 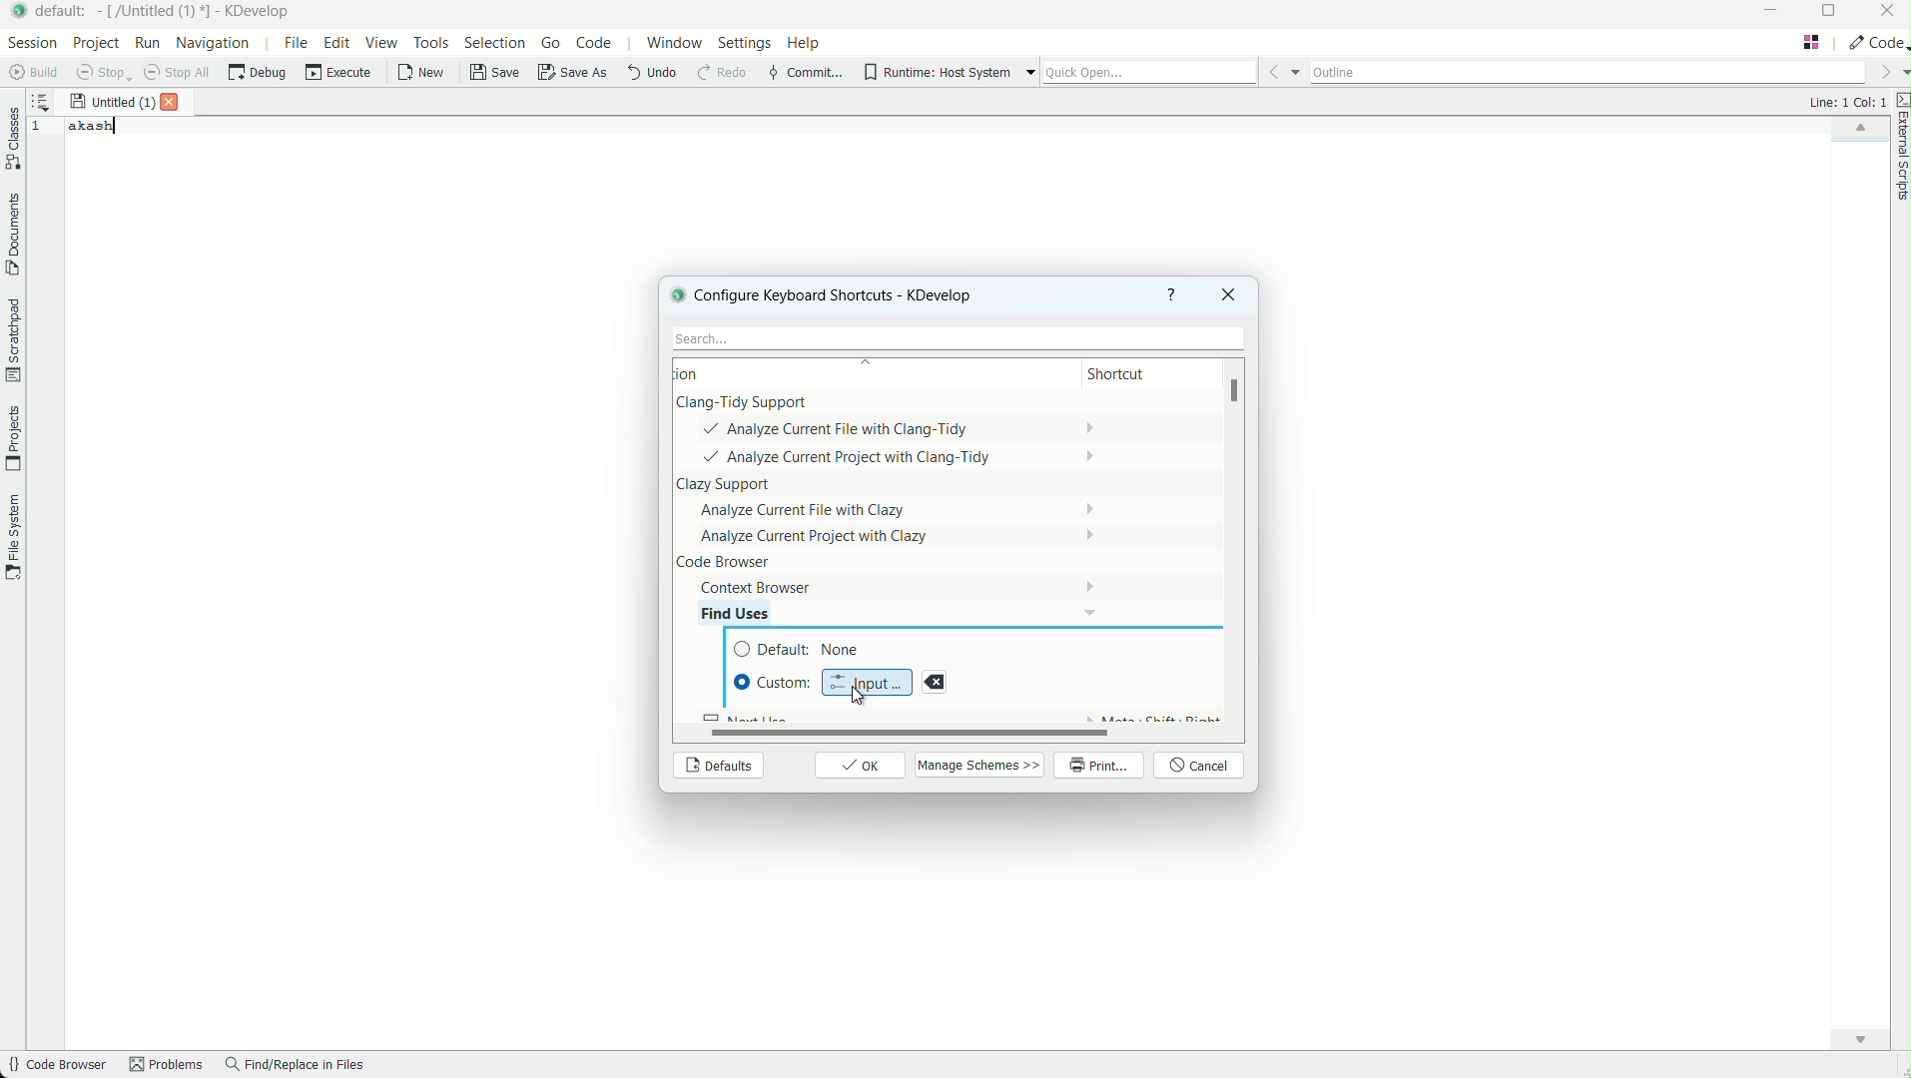 What do you see at coordinates (41, 98) in the screenshot?
I see `sort the opened documents` at bounding box center [41, 98].